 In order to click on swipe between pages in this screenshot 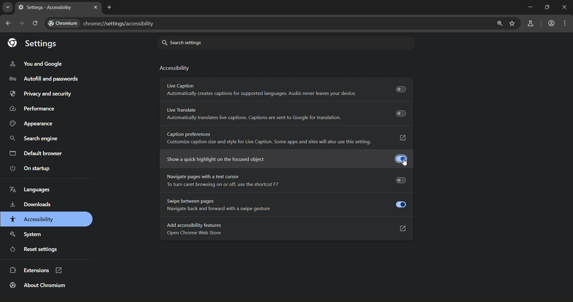, I will do `click(227, 205)`.